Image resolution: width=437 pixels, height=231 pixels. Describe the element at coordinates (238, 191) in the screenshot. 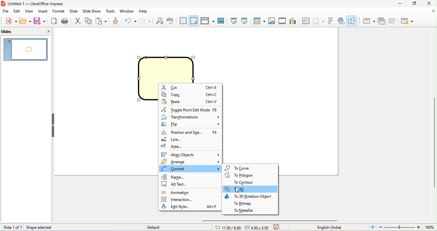

I see `cursor movement` at that location.